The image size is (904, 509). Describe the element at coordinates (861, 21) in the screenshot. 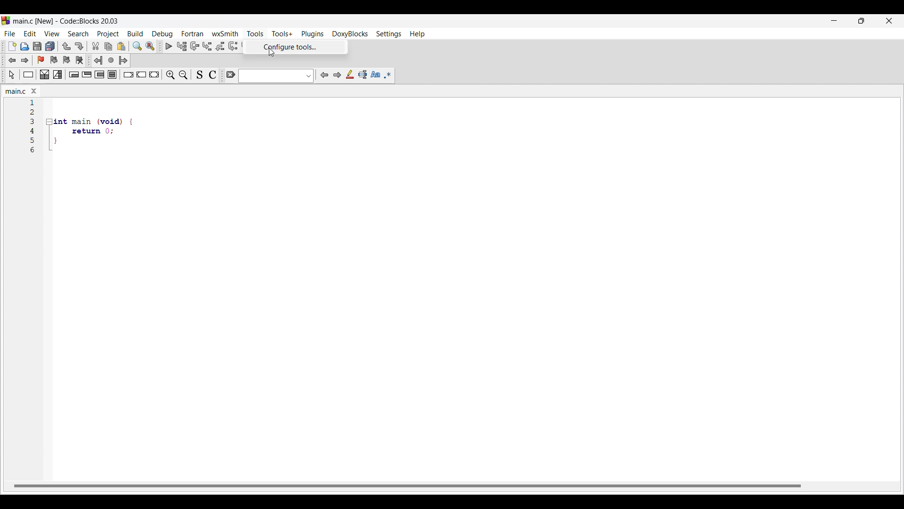

I see `Show interface in smaller tab` at that location.